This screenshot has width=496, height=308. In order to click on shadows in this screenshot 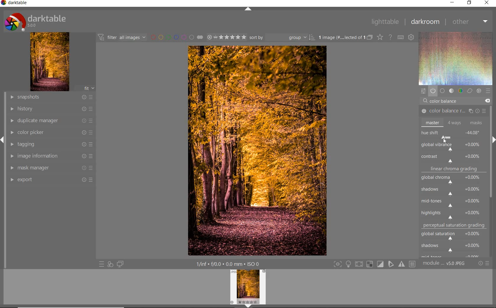, I will do `click(453, 191)`.